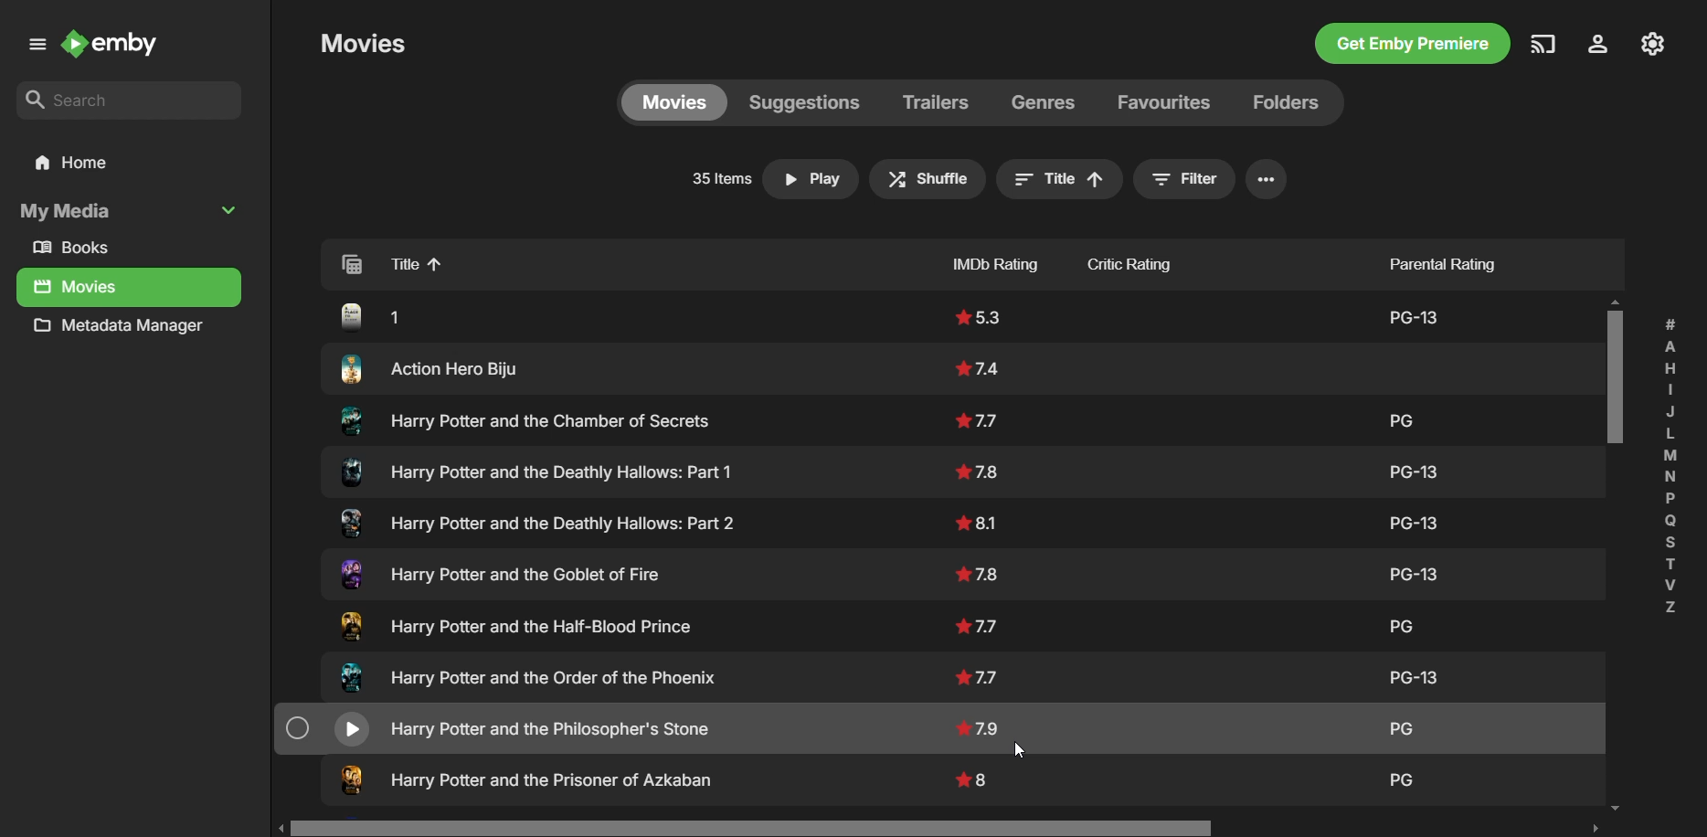  Describe the element at coordinates (980, 725) in the screenshot. I see `` at that location.